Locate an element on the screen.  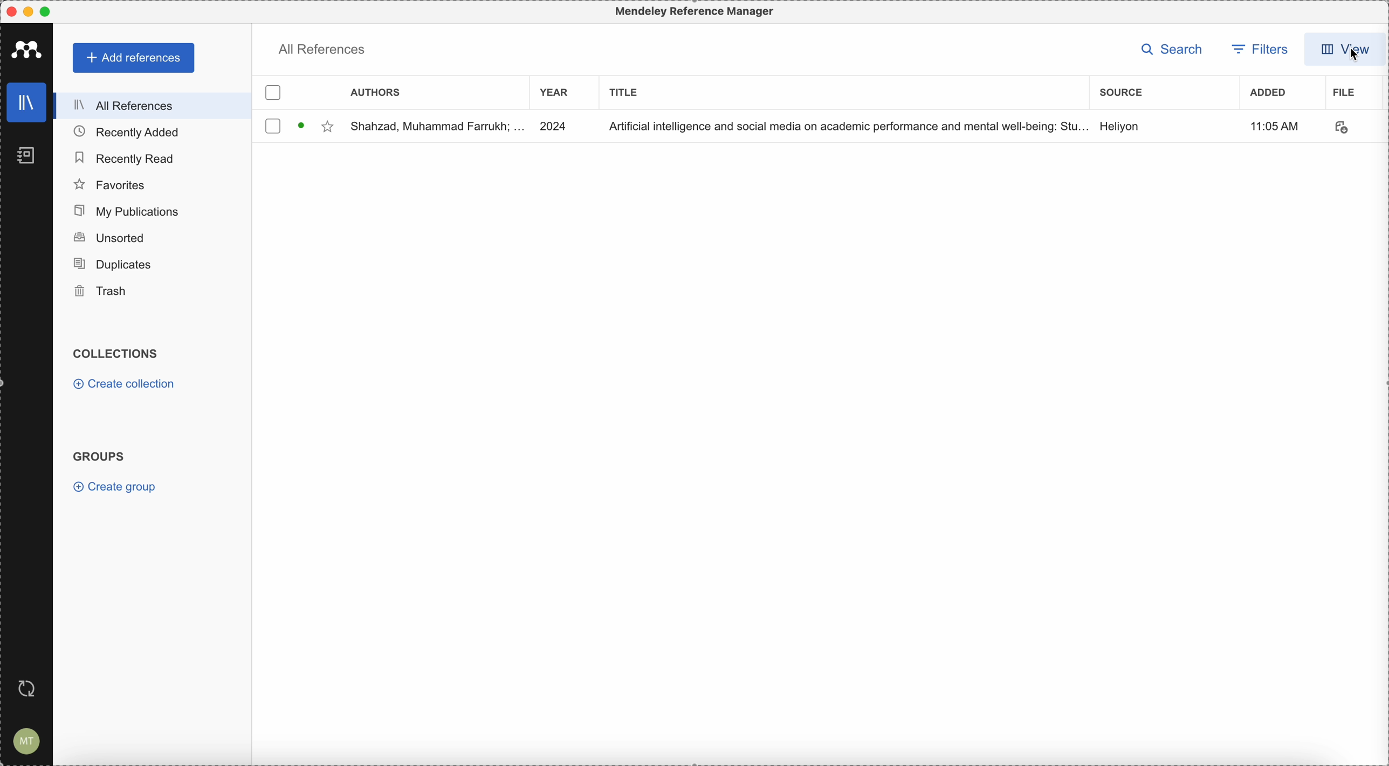
authors is located at coordinates (376, 94).